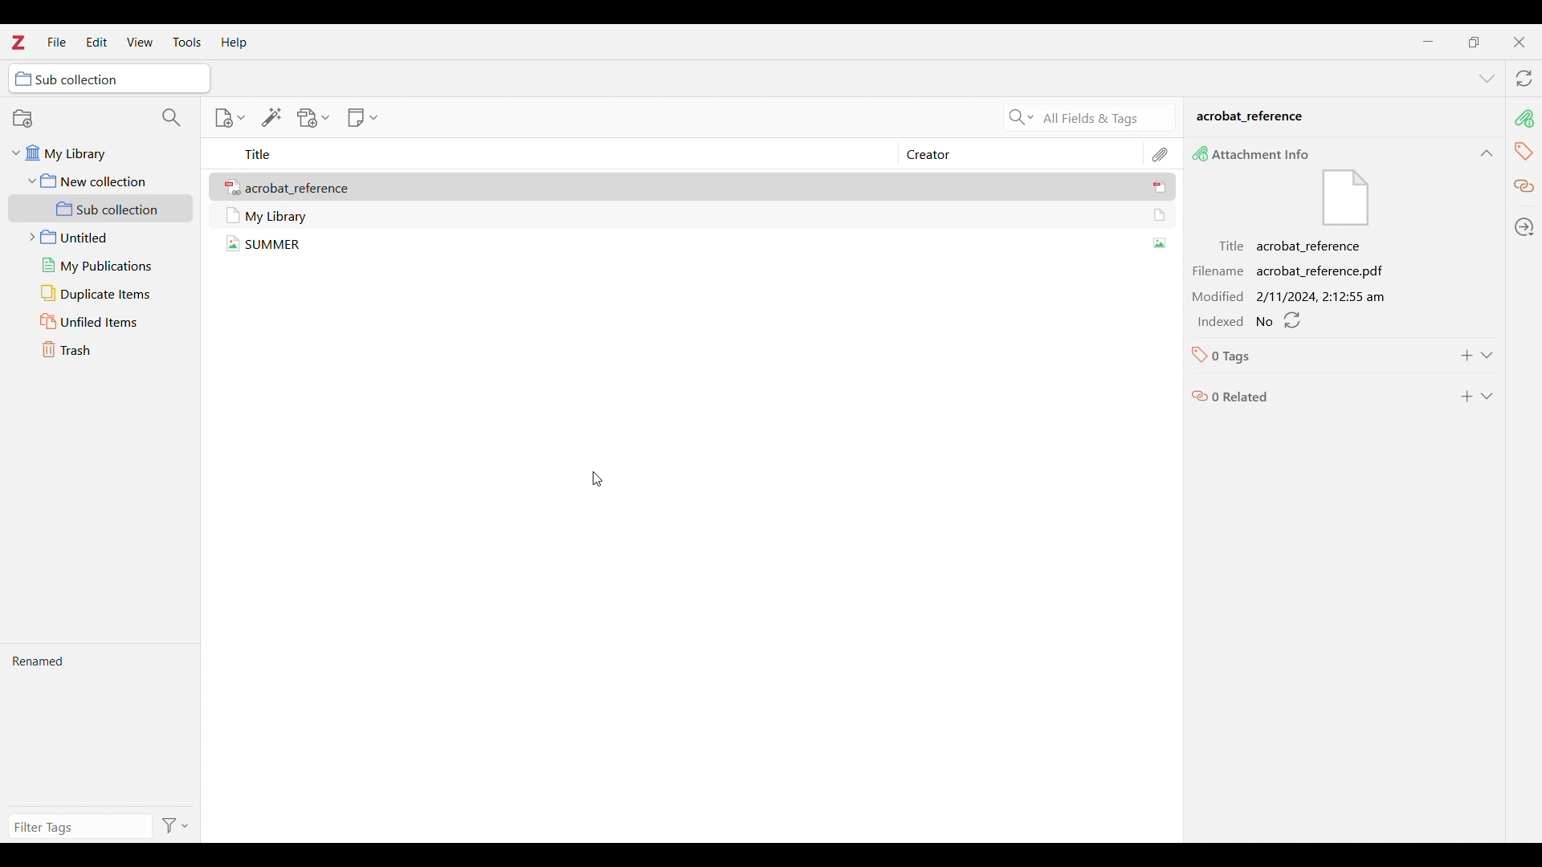  Describe the element at coordinates (362, 117) in the screenshot. I see `New note options` at that location.